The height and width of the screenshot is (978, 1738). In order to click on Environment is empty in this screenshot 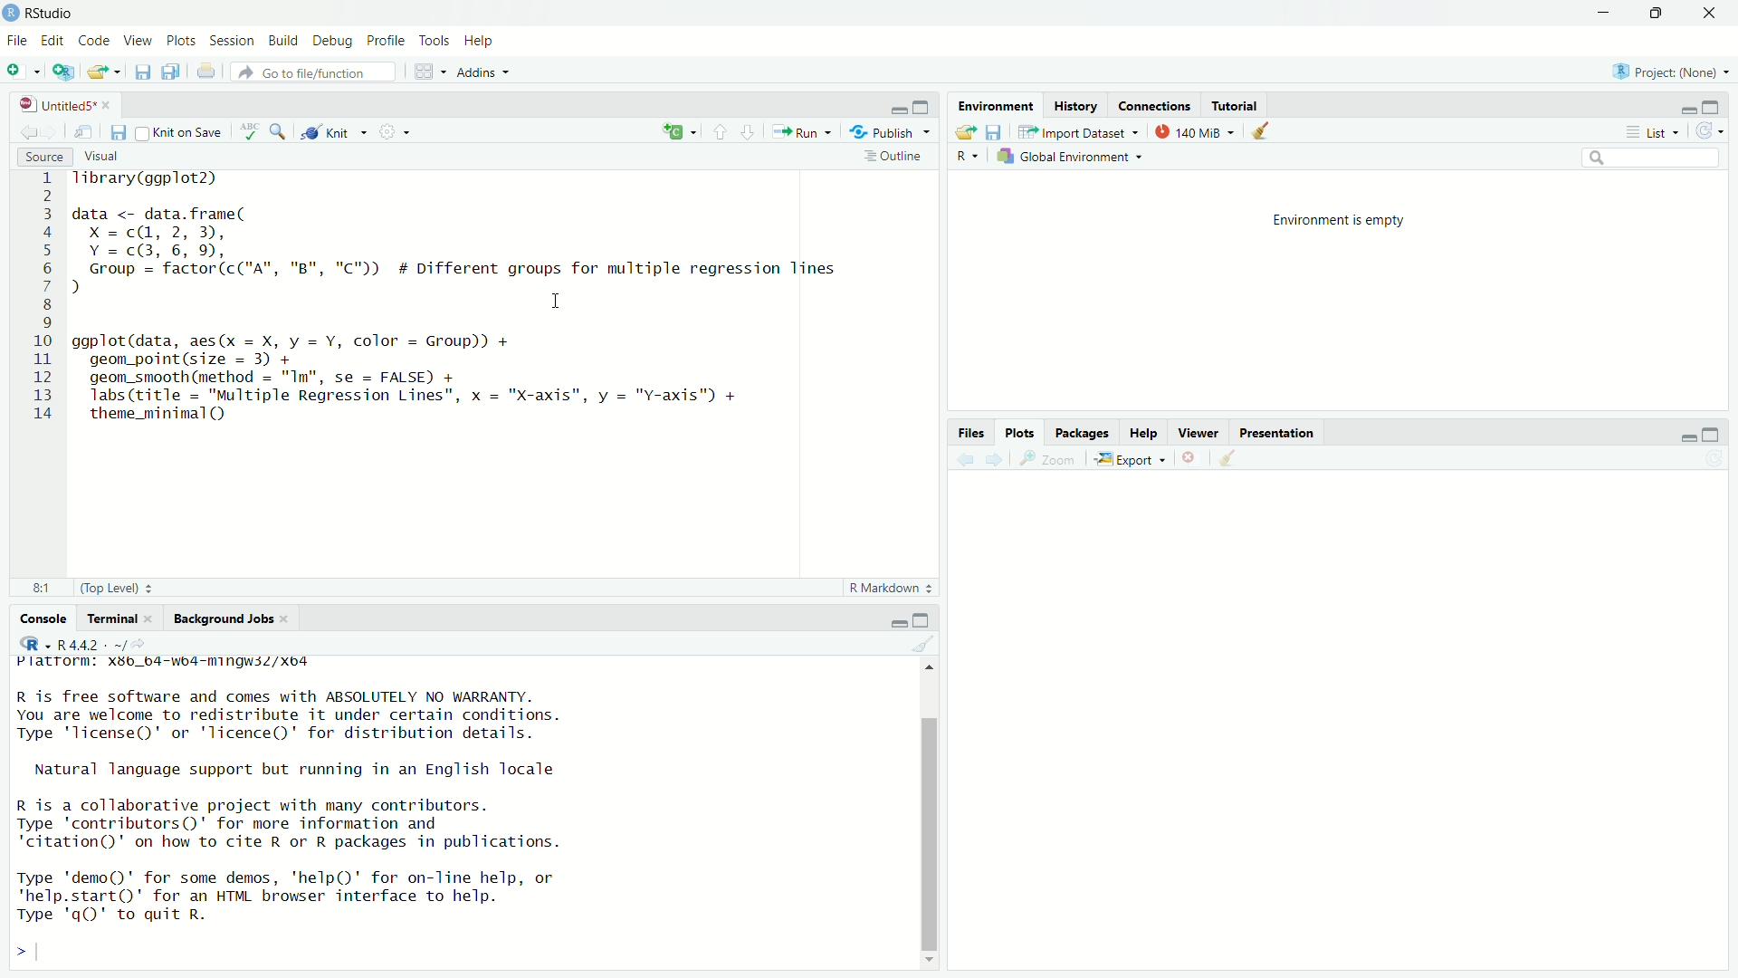, I will do `click(1350, 221)`.